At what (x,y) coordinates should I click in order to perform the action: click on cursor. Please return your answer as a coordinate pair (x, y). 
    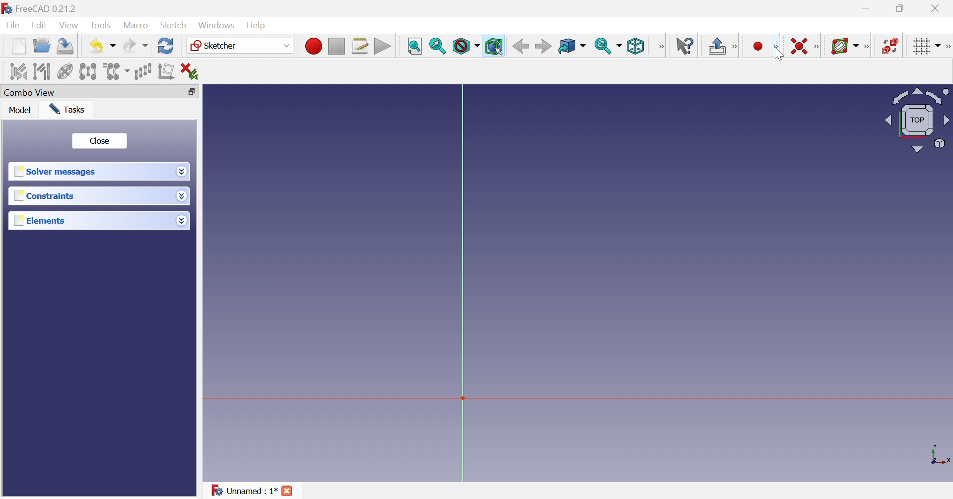
    Looking at the image, I should click on (778, 57).